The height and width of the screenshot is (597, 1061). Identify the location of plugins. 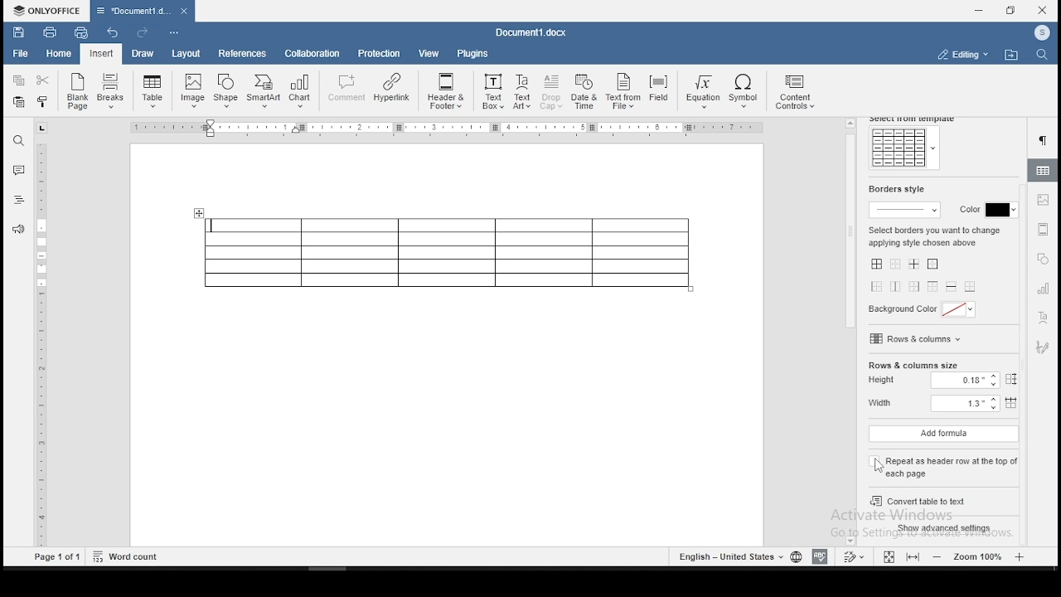
(473, 53).